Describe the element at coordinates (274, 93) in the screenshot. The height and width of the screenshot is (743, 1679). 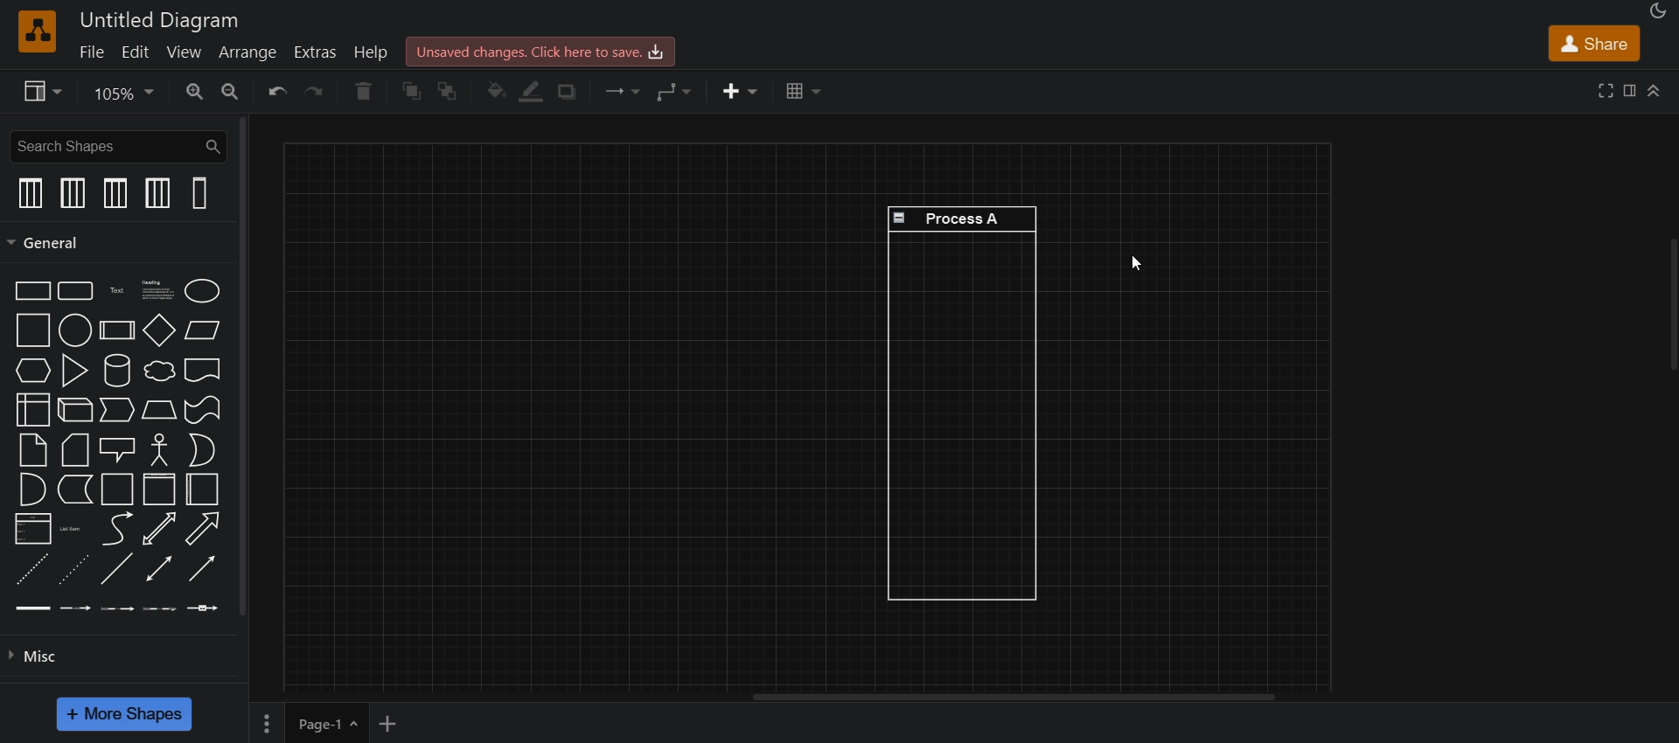
I see `undo` at that location.